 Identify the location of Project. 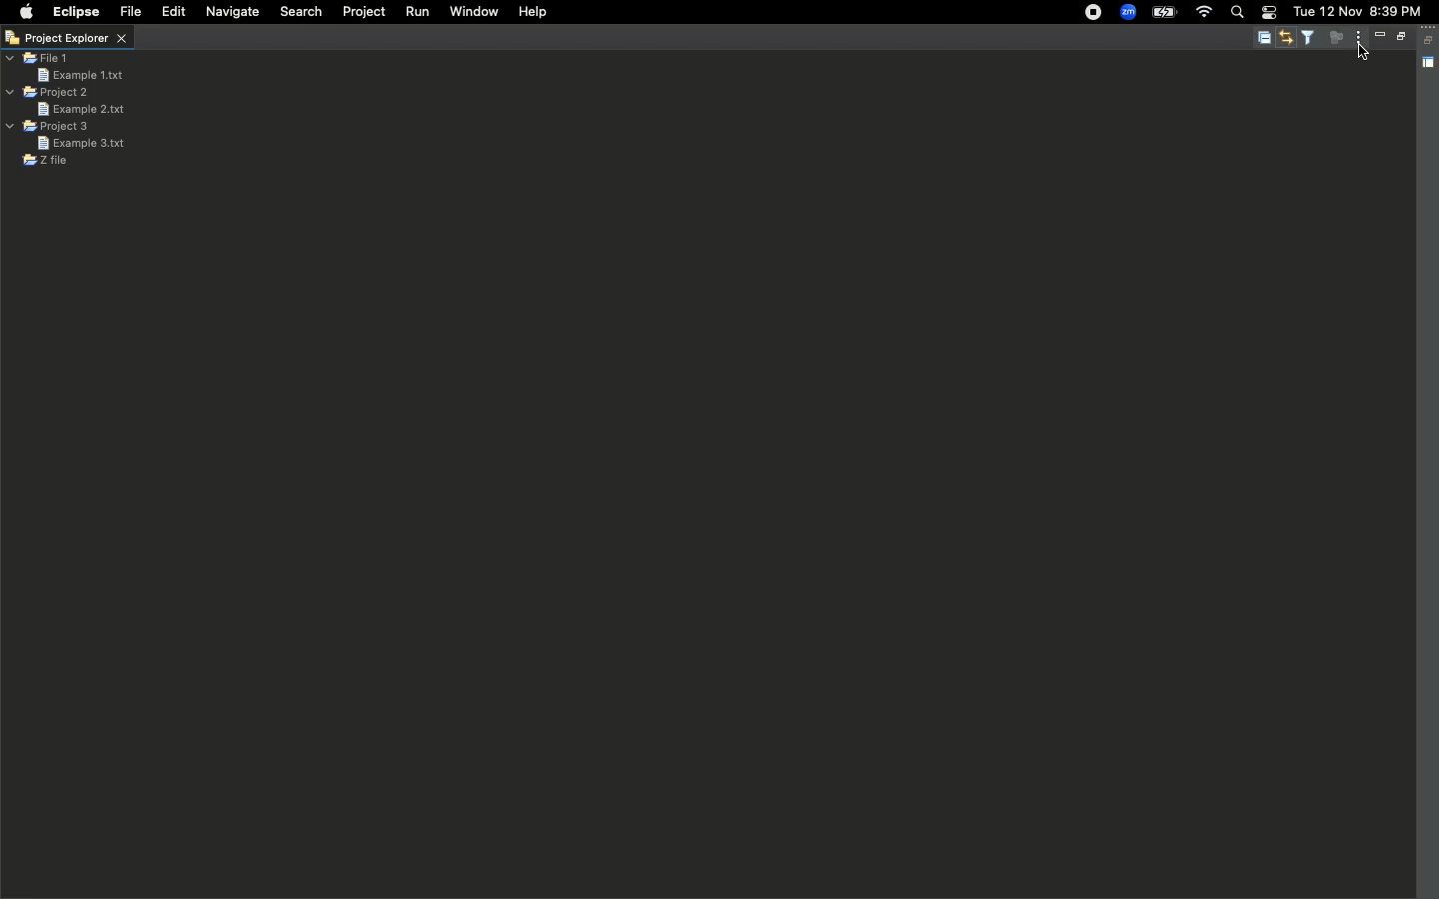
(366, 13).